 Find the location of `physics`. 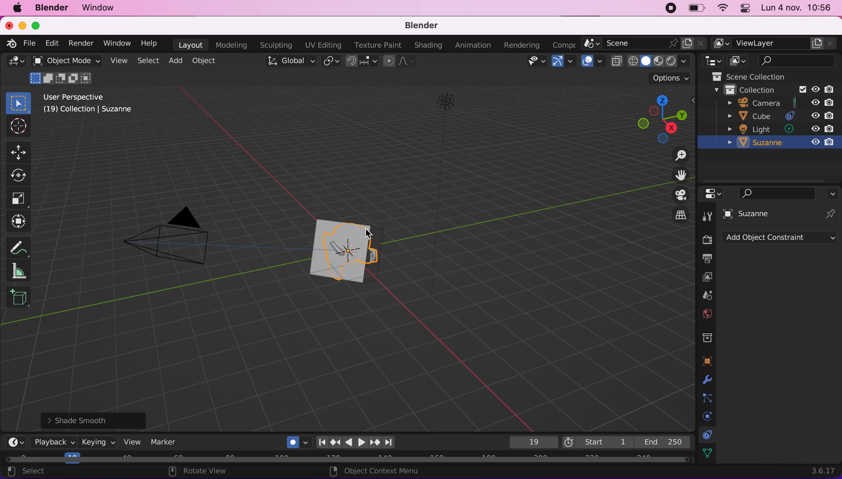

physics is located at coordinates (705, 415).